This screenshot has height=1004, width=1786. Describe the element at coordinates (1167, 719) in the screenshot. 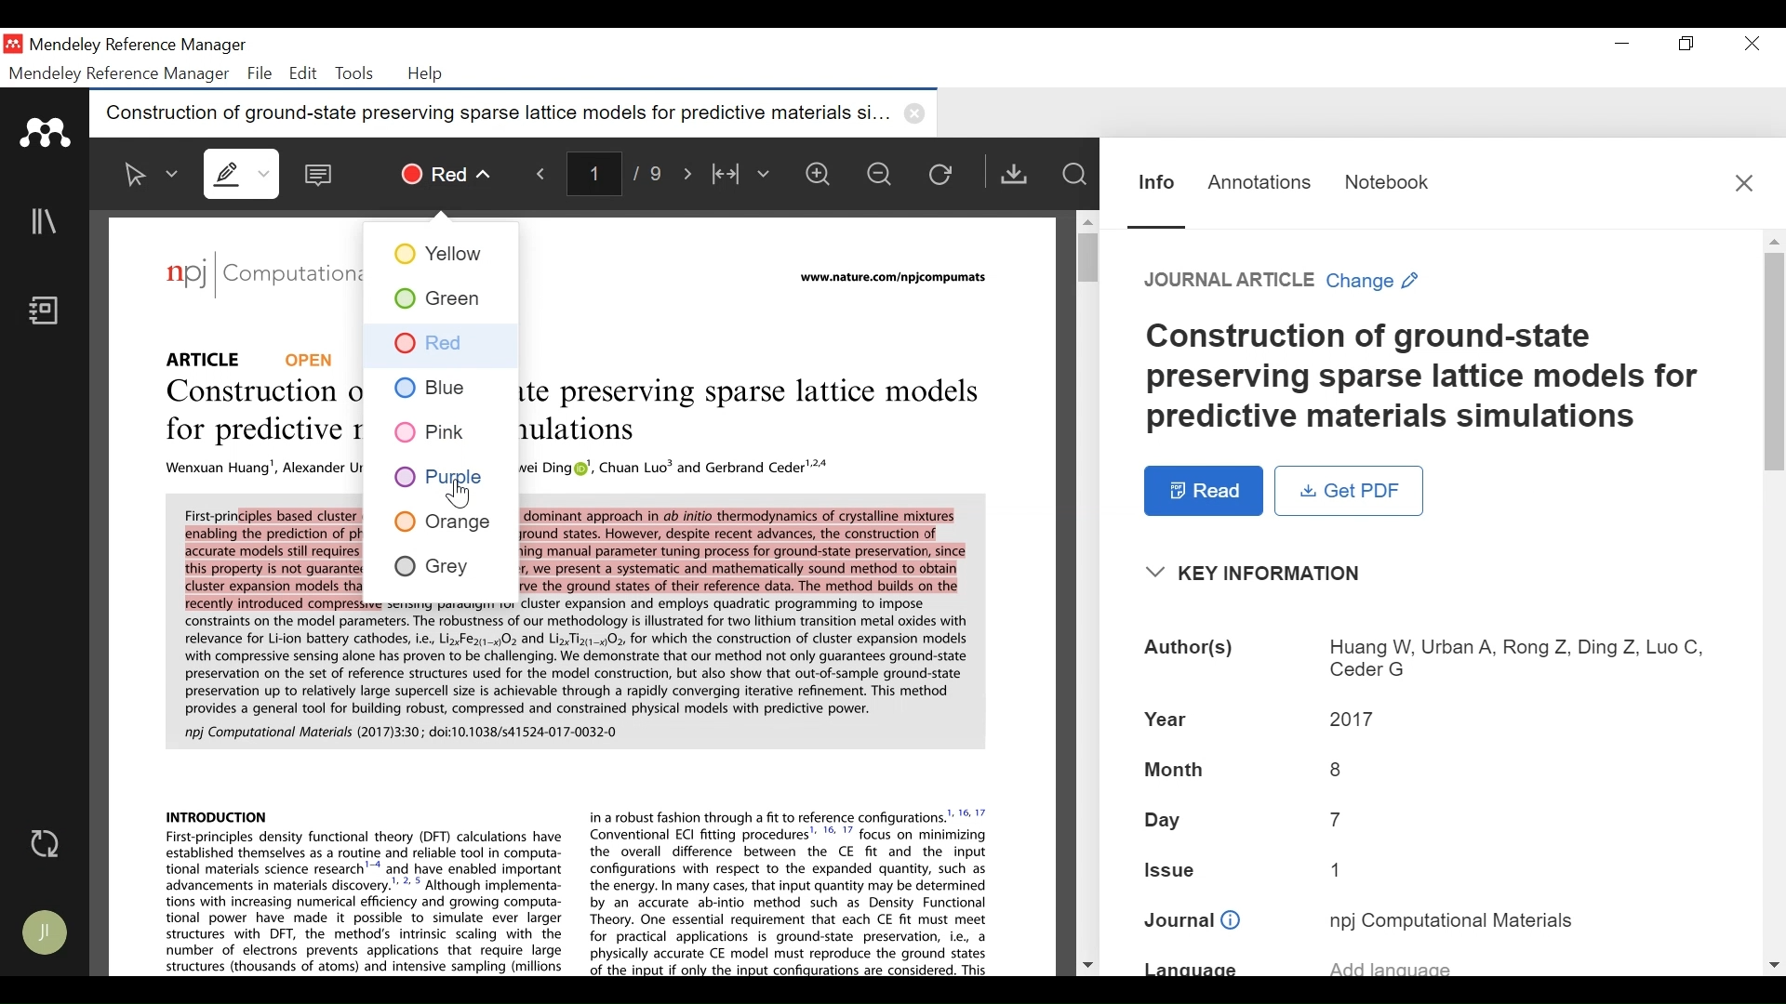

I see `Year` at that location.